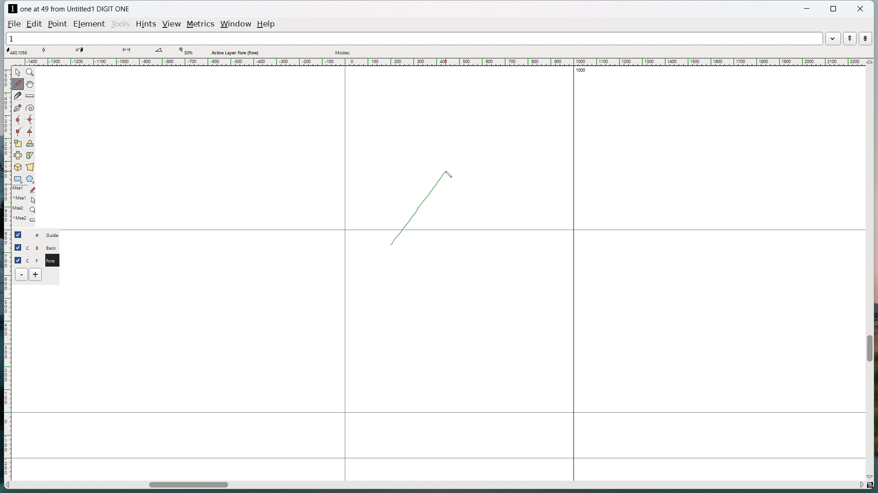 The width and height of the screenshot is (878, 493). Describe the element at coordinates (36, 24) in the screenshot. I see `edit` at that location.